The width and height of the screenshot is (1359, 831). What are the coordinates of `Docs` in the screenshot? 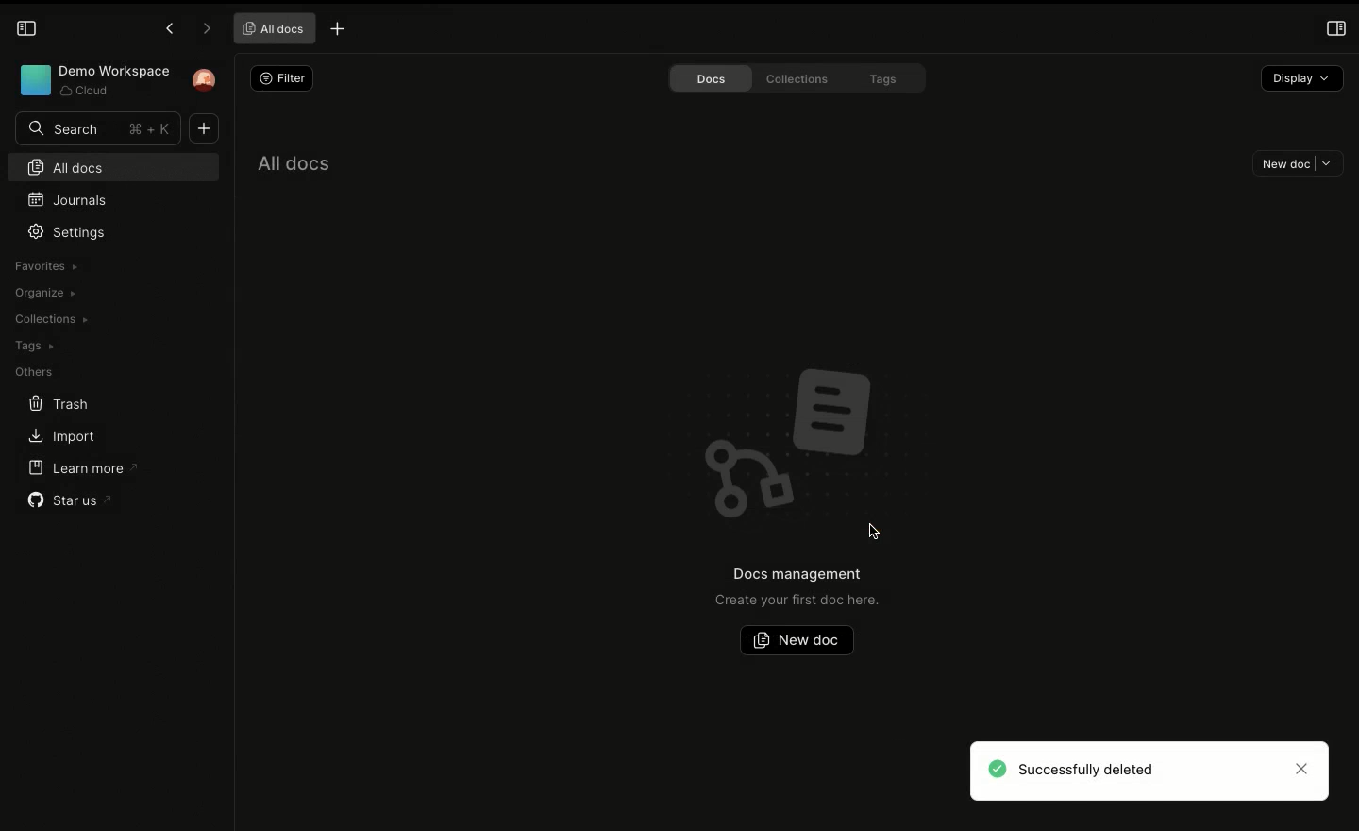 It's located at (711, 77).